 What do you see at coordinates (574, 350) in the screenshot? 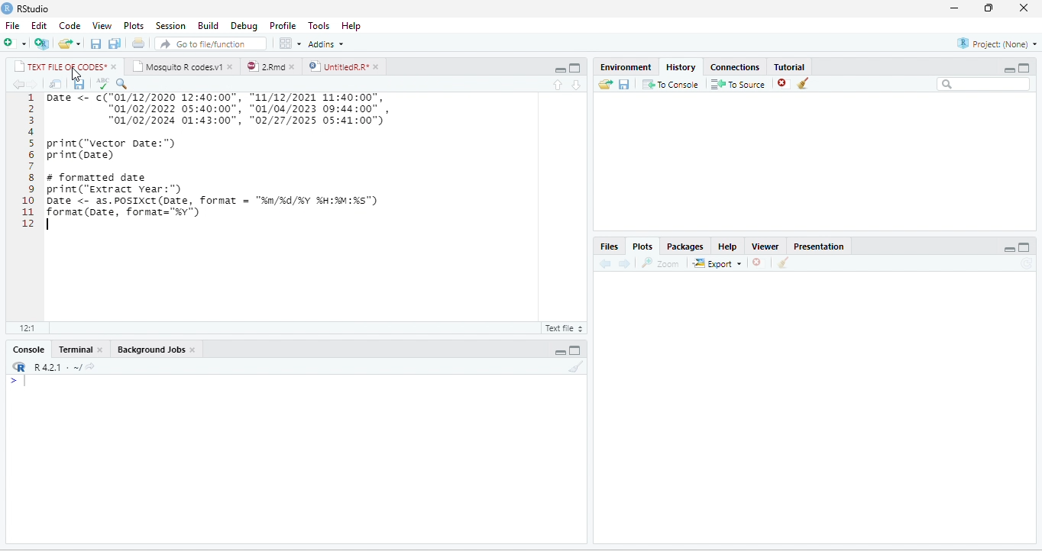
I see `maximize` at bounding box center [574, 350].